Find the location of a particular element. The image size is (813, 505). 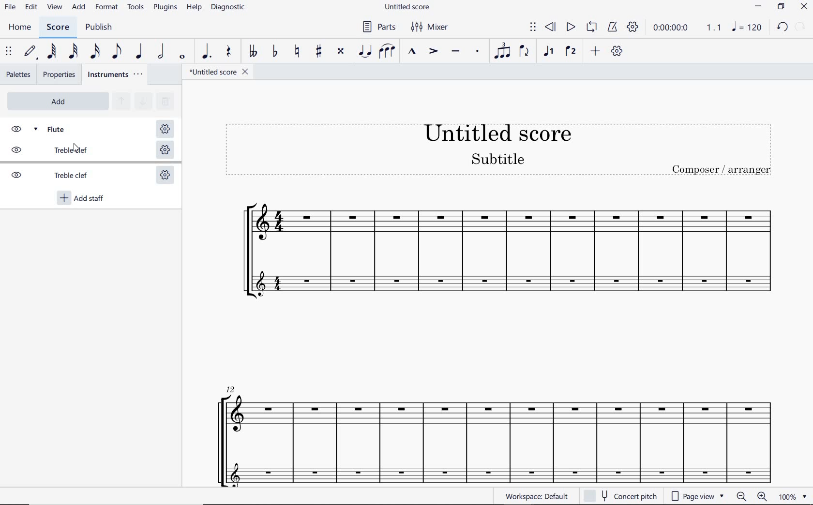

zoom factor is located at coordinates (792, 497).